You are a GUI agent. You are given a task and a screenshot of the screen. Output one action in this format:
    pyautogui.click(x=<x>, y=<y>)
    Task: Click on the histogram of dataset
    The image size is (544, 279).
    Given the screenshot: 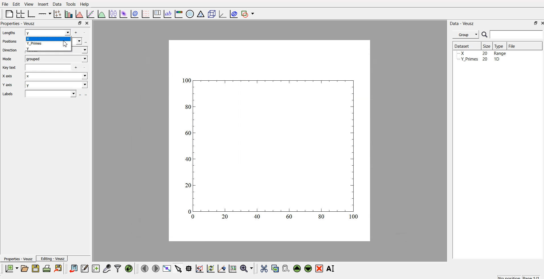 What is the action you would take?
    pyautogui.click(x=79, y=14)
    